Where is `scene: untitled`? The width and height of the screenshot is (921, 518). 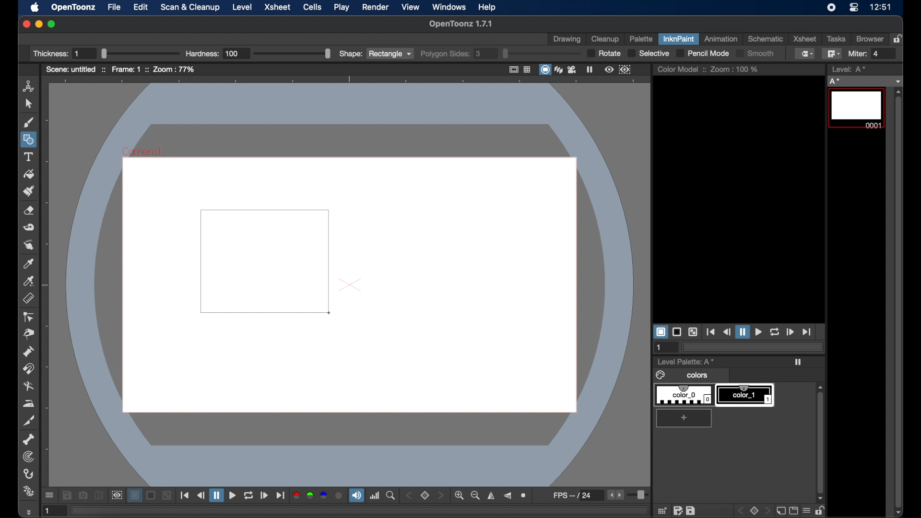 scene: untitled is located at coordinates (75, 69).